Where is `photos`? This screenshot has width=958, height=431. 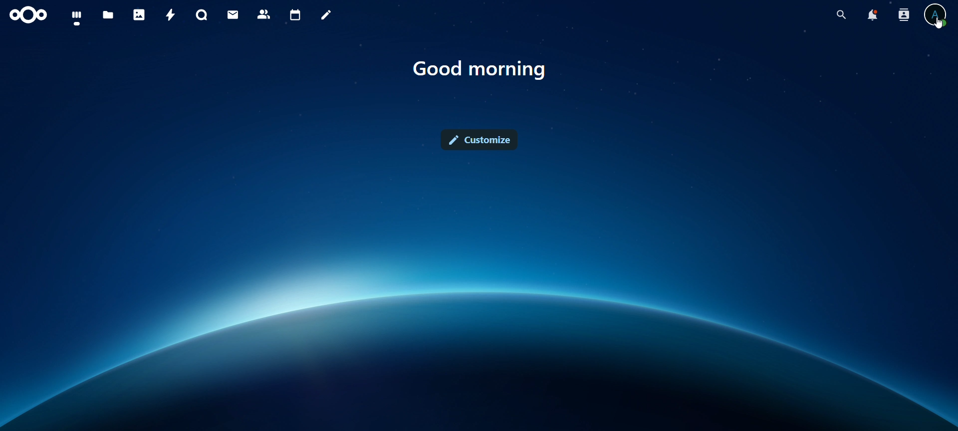 photos is located at coordinates (139, 14).